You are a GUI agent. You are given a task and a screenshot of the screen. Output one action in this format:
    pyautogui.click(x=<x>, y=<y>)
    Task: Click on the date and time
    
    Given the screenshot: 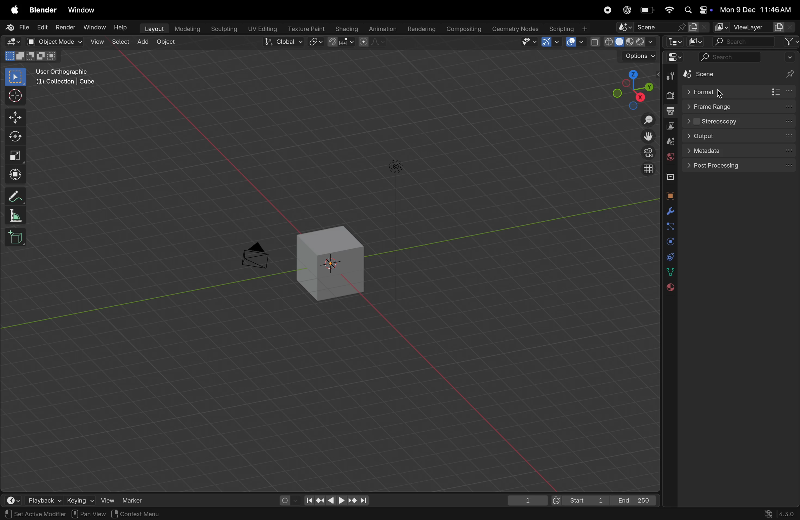 What is the action you would take?
    pyautogui.click(x=756, y=9)
    